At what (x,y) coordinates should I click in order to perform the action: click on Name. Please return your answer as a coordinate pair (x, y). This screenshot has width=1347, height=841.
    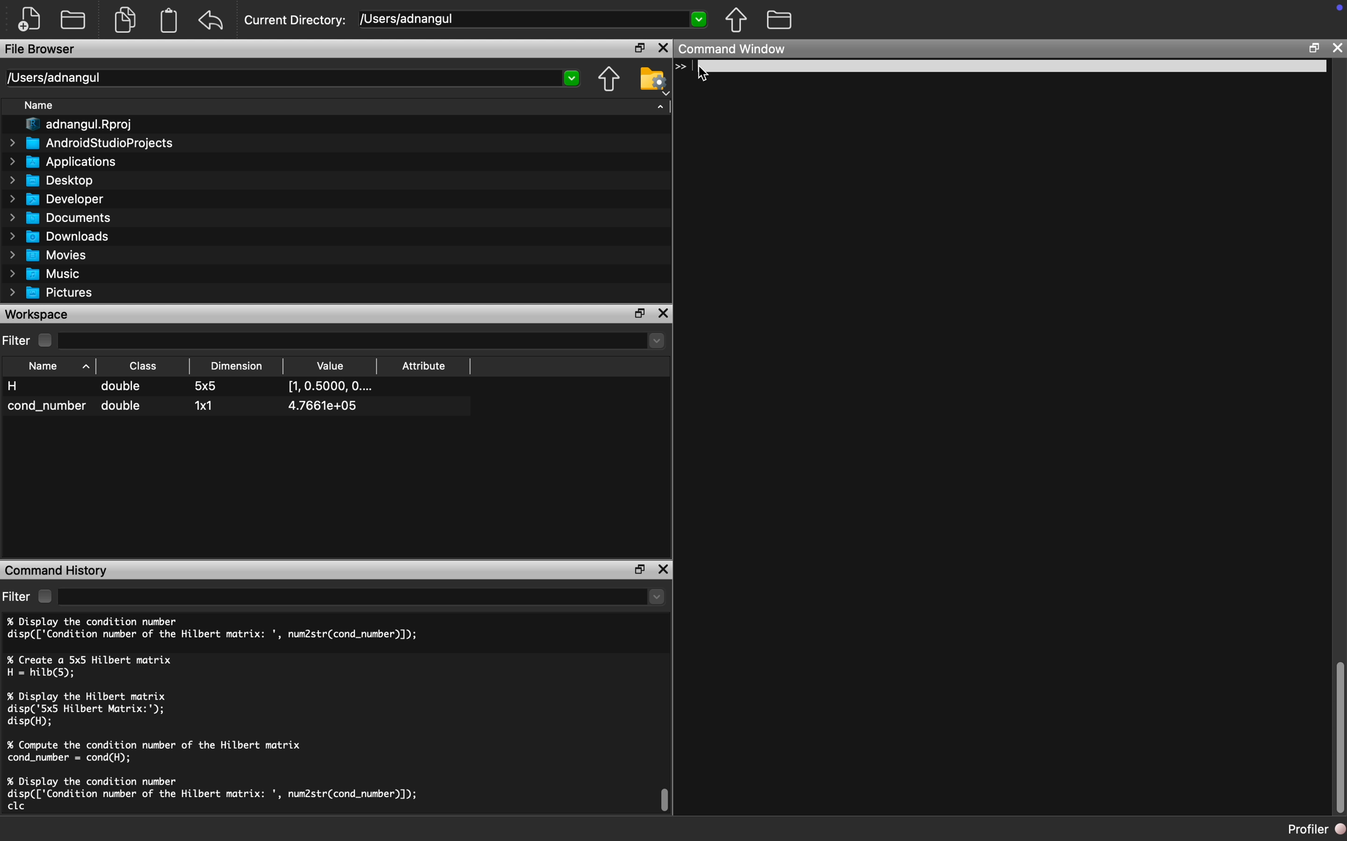
    Looking at the image, I should click on (37, 105).